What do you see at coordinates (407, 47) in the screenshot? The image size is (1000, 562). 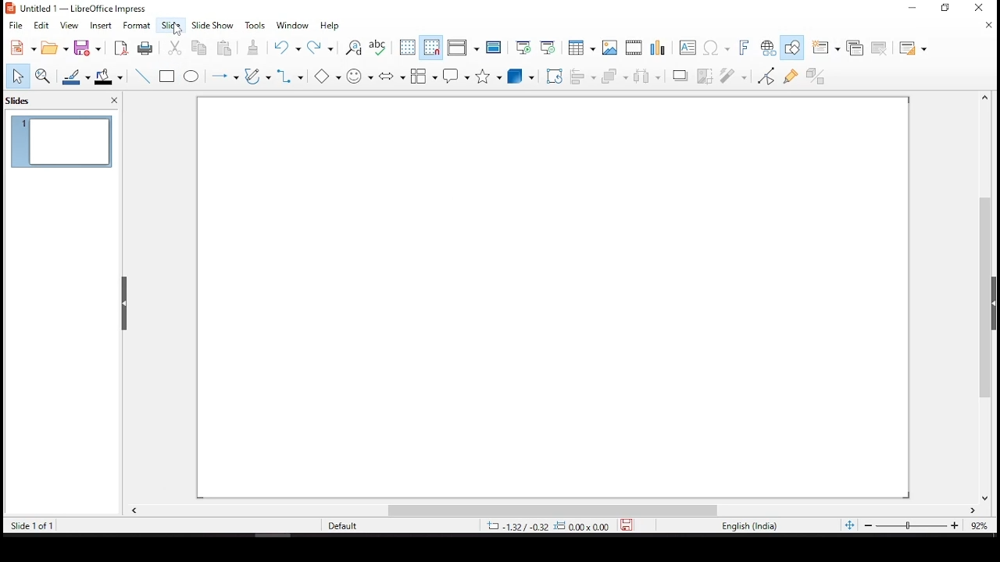 I see `display grid` at bounding box center [407, 47].